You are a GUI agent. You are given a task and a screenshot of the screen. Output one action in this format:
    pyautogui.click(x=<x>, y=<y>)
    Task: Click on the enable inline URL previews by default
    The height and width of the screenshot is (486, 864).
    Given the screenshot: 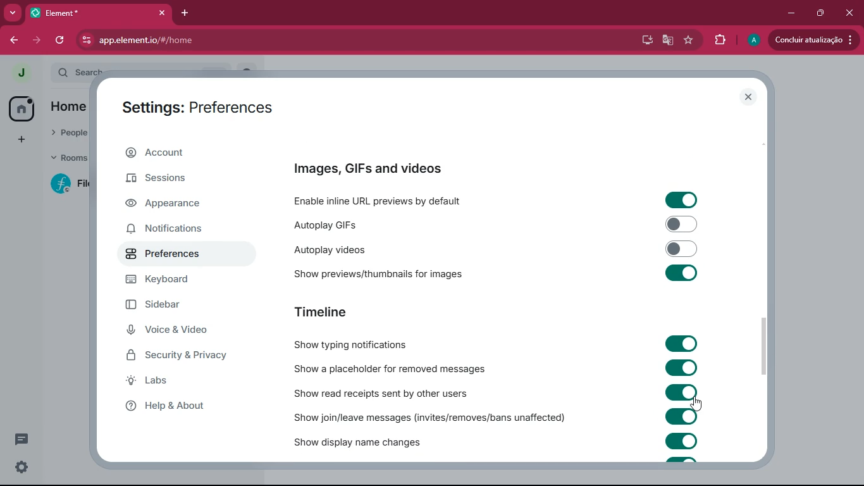 What is the action you would take?
    pyautogui.click(x=410, y=200)
    